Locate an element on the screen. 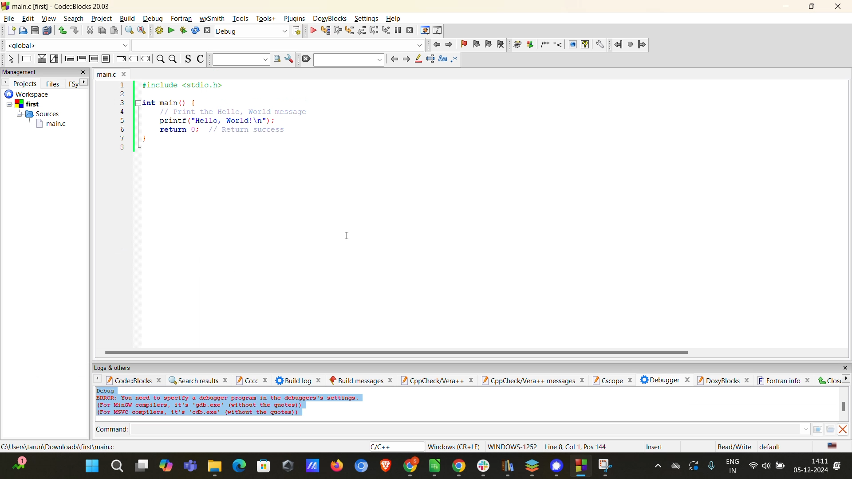  debugger is located at coordinates (665, 381).